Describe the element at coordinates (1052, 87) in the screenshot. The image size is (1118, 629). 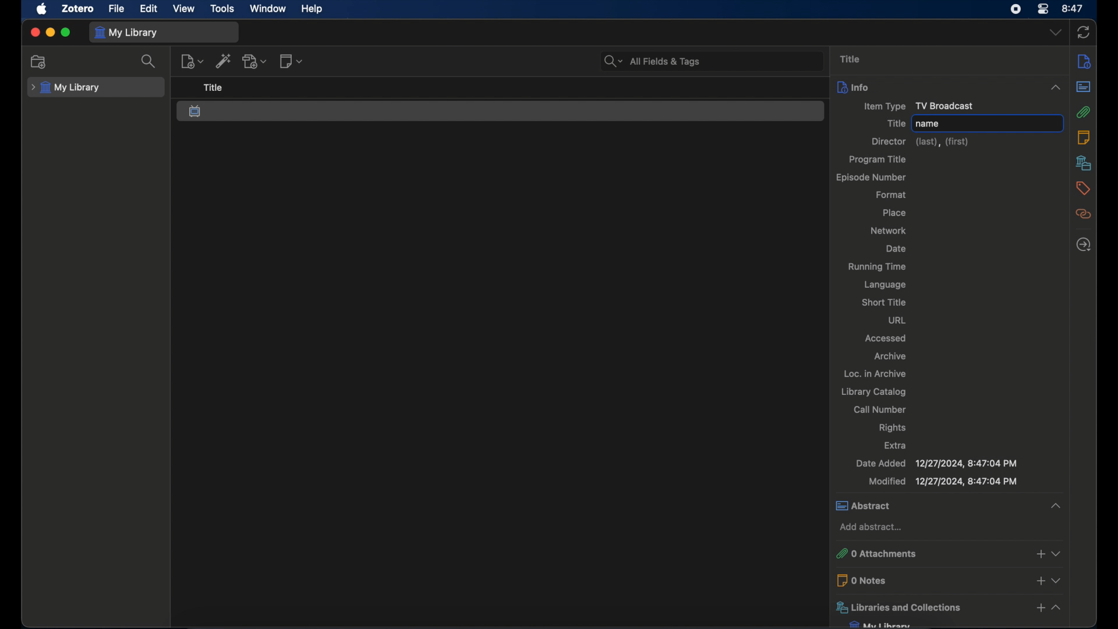
I see `collapse` at that location.